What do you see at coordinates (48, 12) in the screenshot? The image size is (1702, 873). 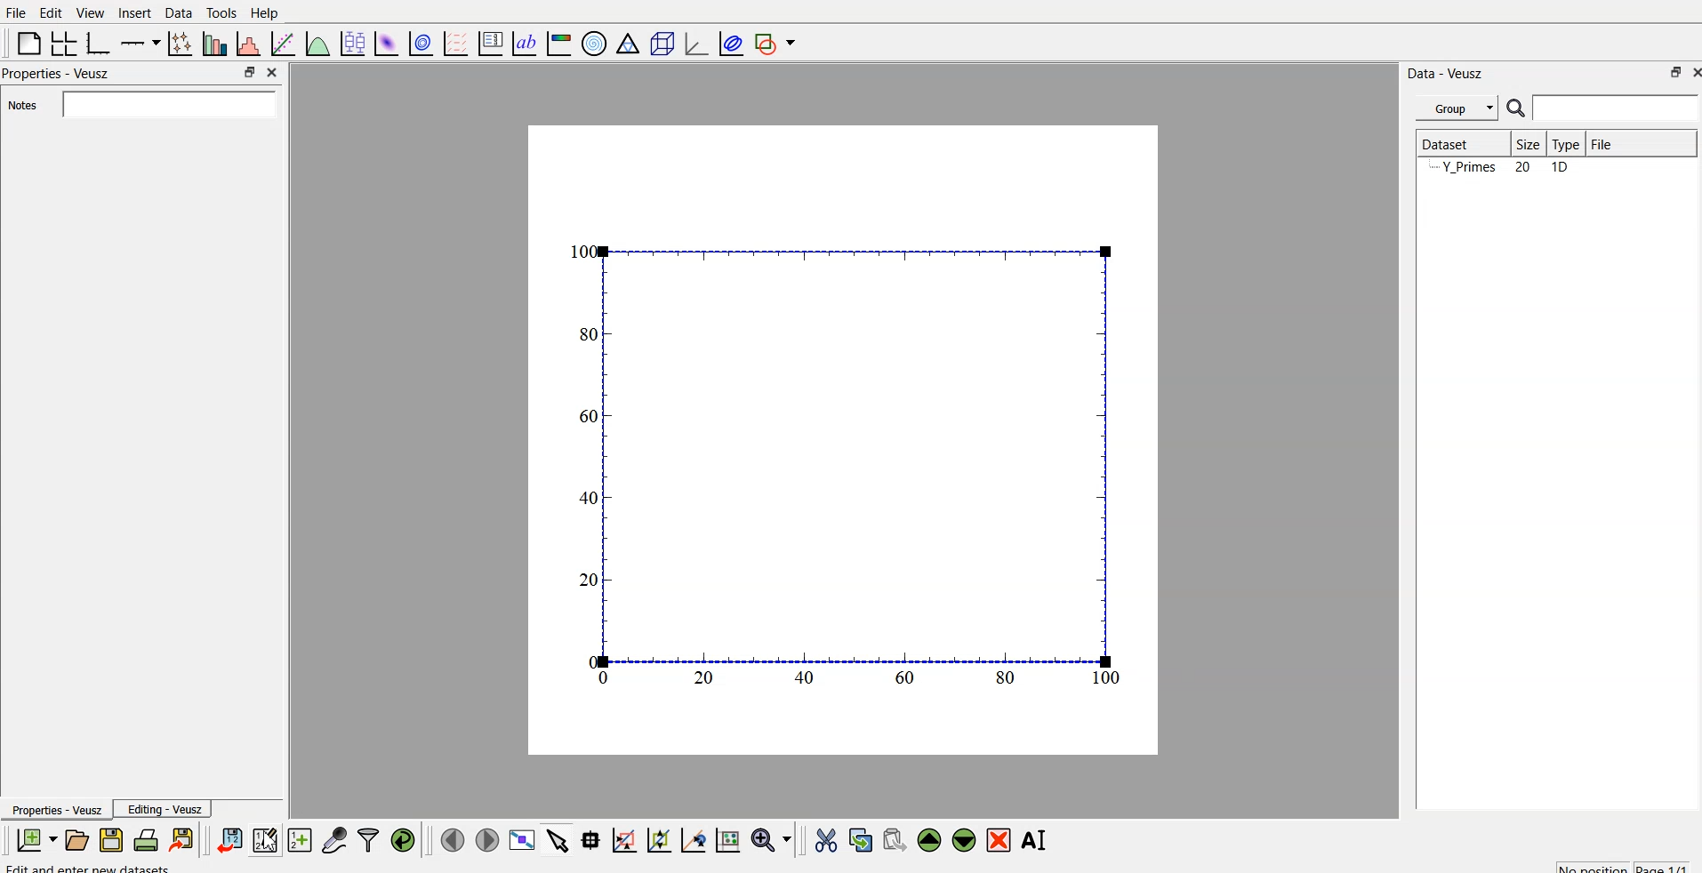 I see `Edit` at bounding box center [48, 12].